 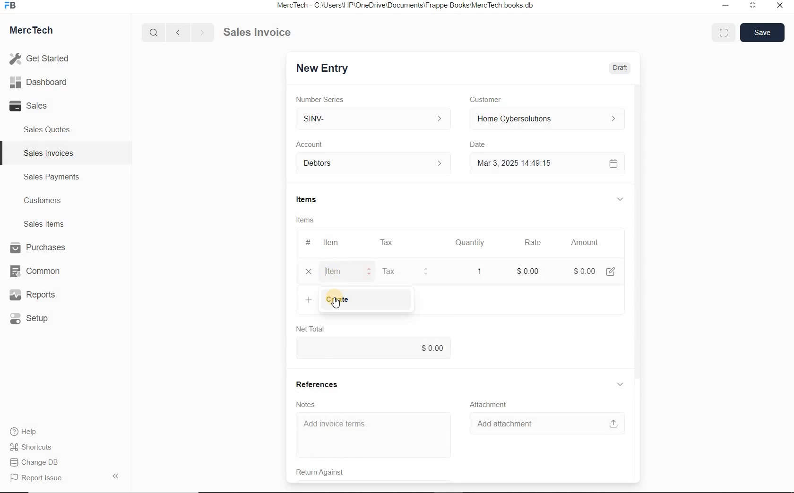 What do you see at coordinates (307, 404) in the screenshot?
I see `Notes` at bounding box center [307, 404].